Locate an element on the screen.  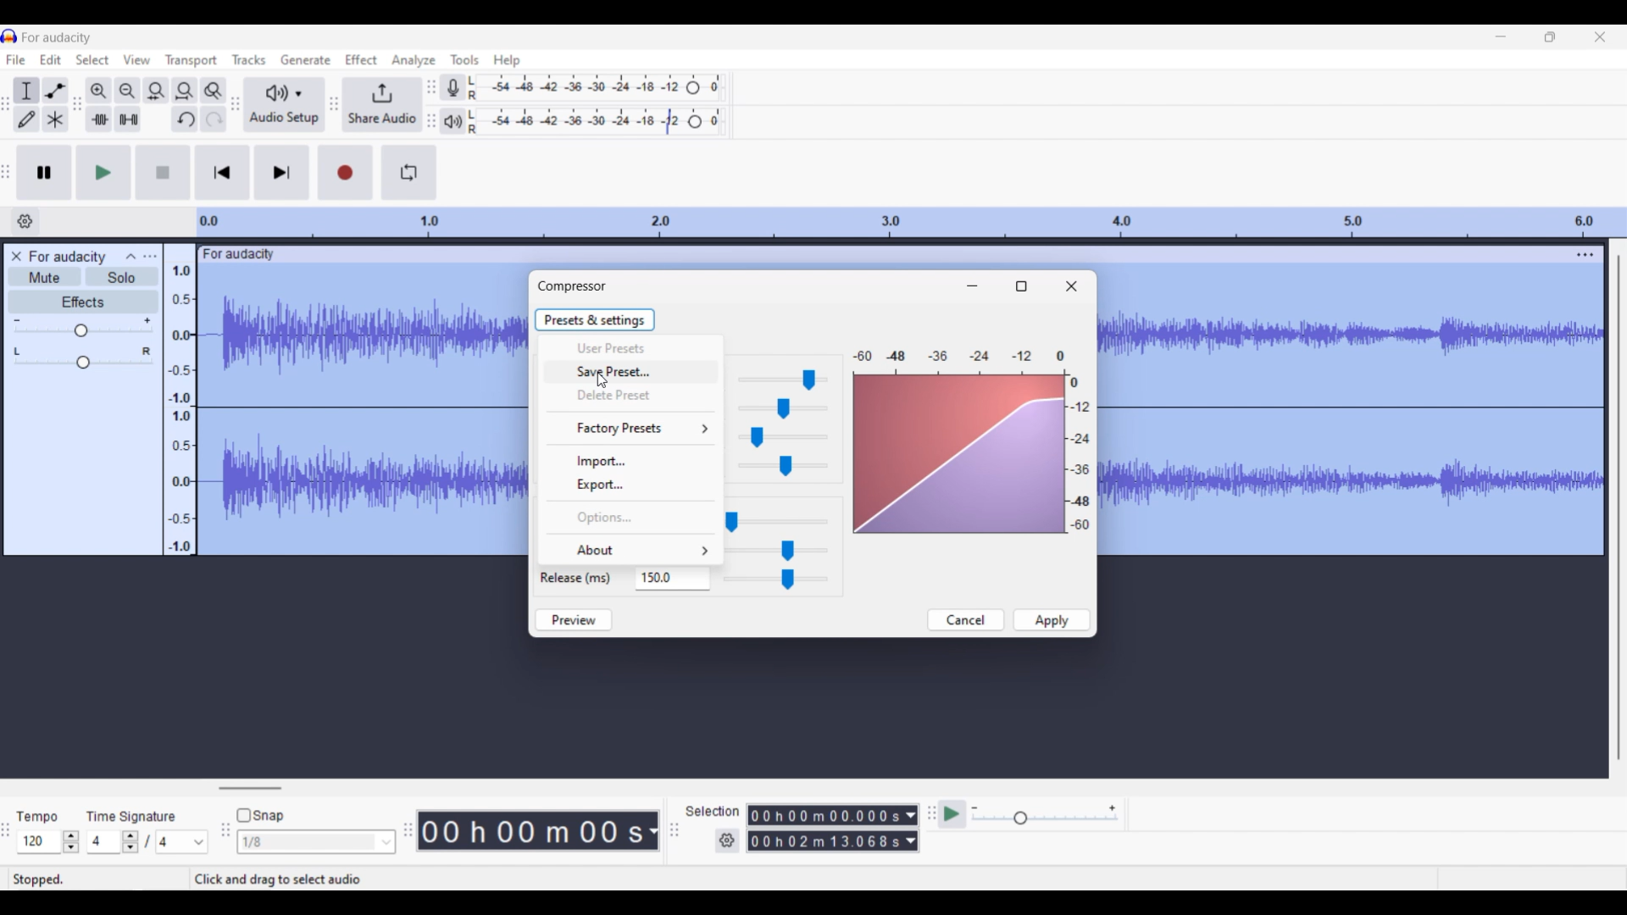
Scale to measure sound intensity is located at coordinates (181, 409).